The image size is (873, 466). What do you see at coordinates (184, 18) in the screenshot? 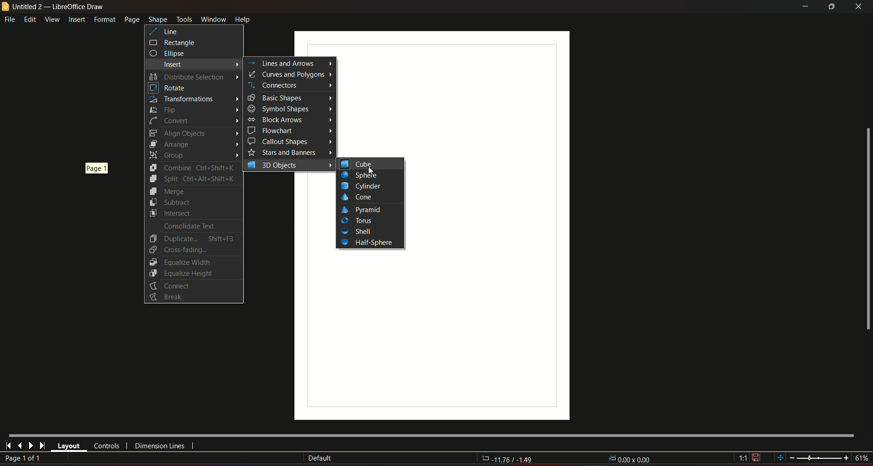
I see `tools` at bounding box center [184, 18].